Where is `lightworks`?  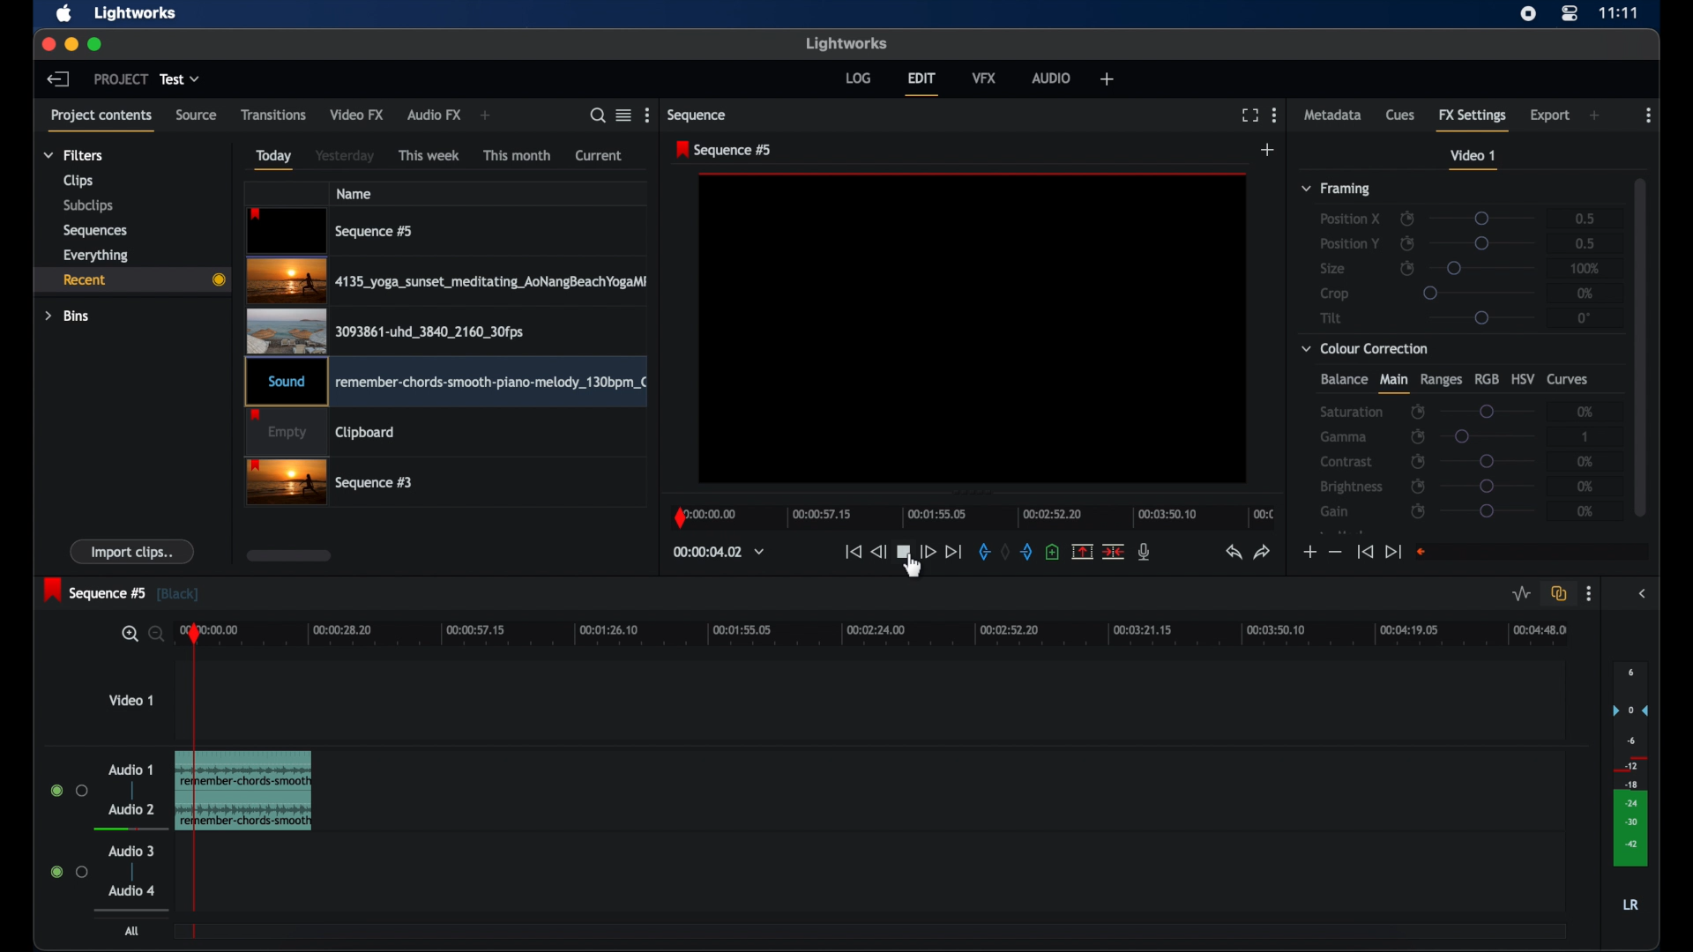
lightworks is located at coordinates (138, 13).